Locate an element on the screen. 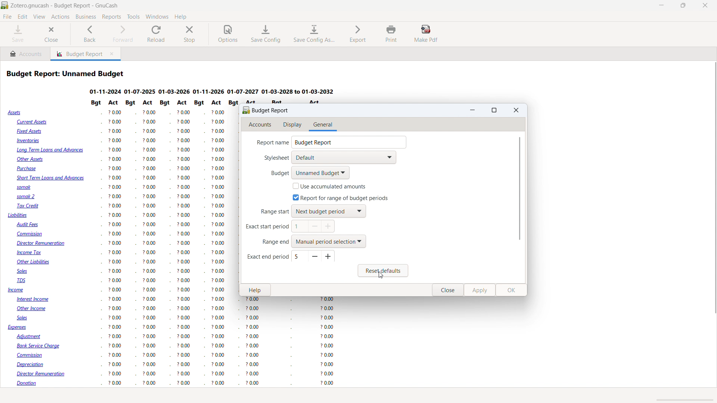 The image size is (717, 403). decrease end period is located at coordinates (315, 256).